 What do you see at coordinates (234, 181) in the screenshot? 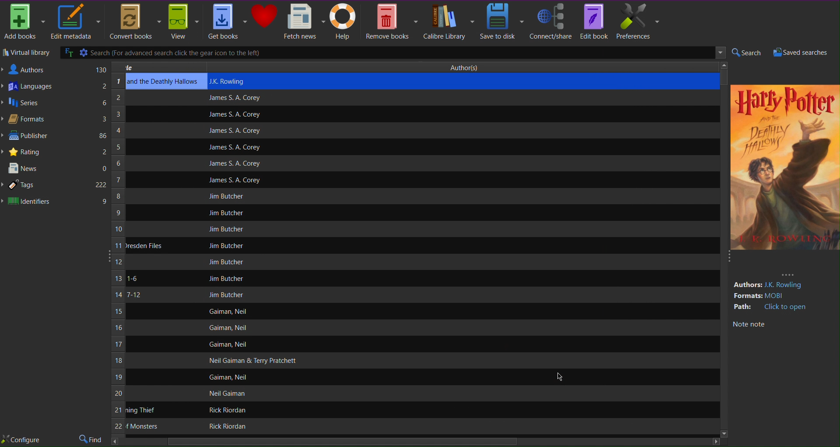
I see `James S. A. Corey` at bounding box center [234, 181].